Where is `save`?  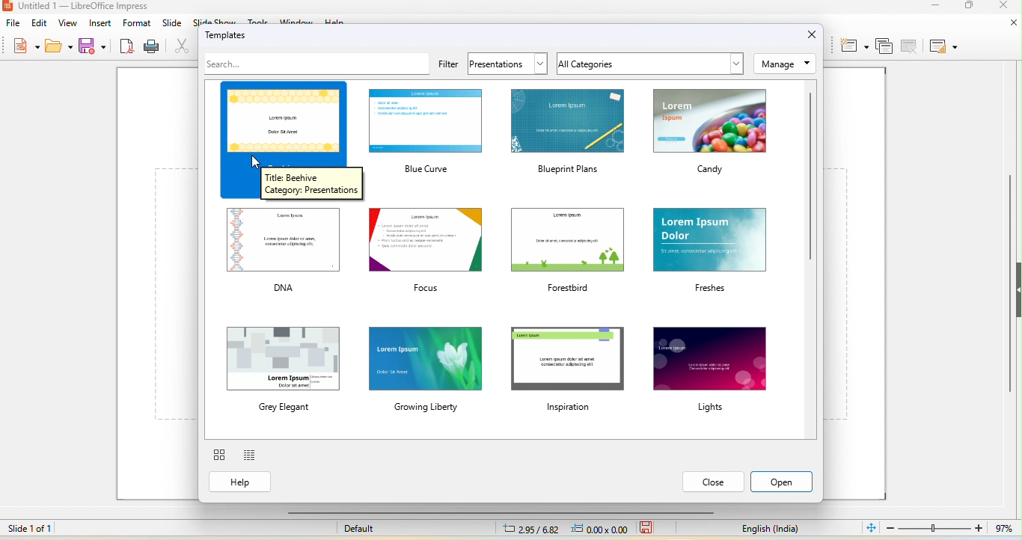
save is located at coordinates (648, 528).